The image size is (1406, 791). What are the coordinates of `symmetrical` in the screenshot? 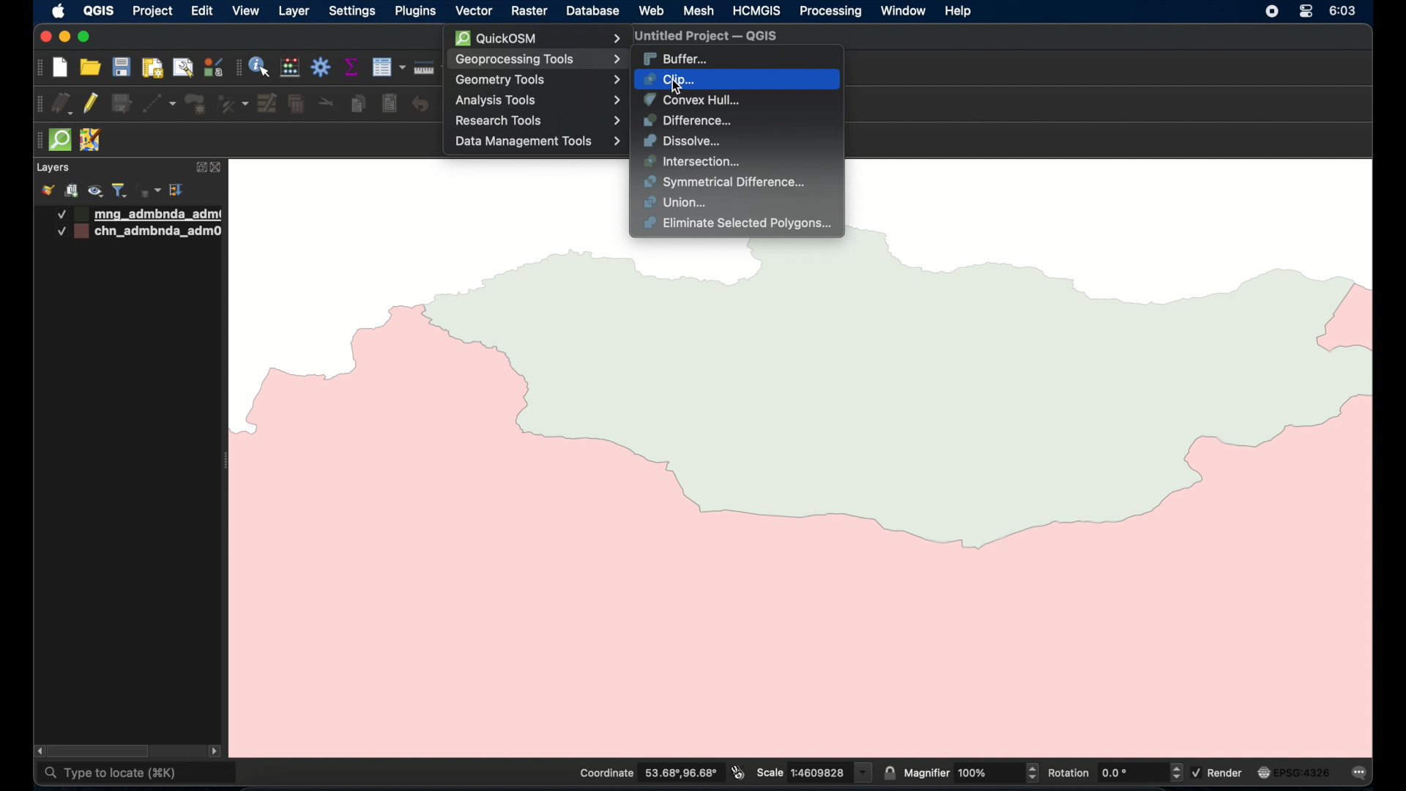 It's located at (726, 182).